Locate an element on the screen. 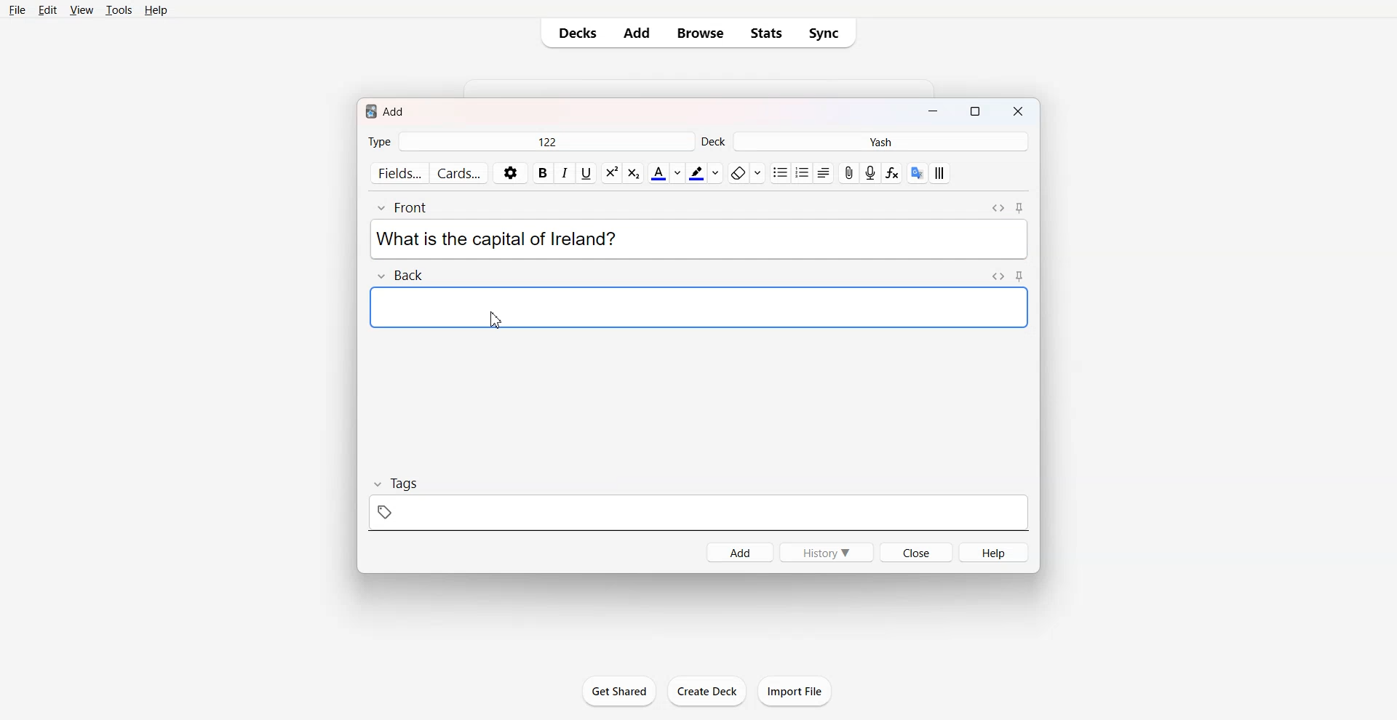 The width and height of the screenshot is (1397, 720). Stats is located at coordinates (766, 33).